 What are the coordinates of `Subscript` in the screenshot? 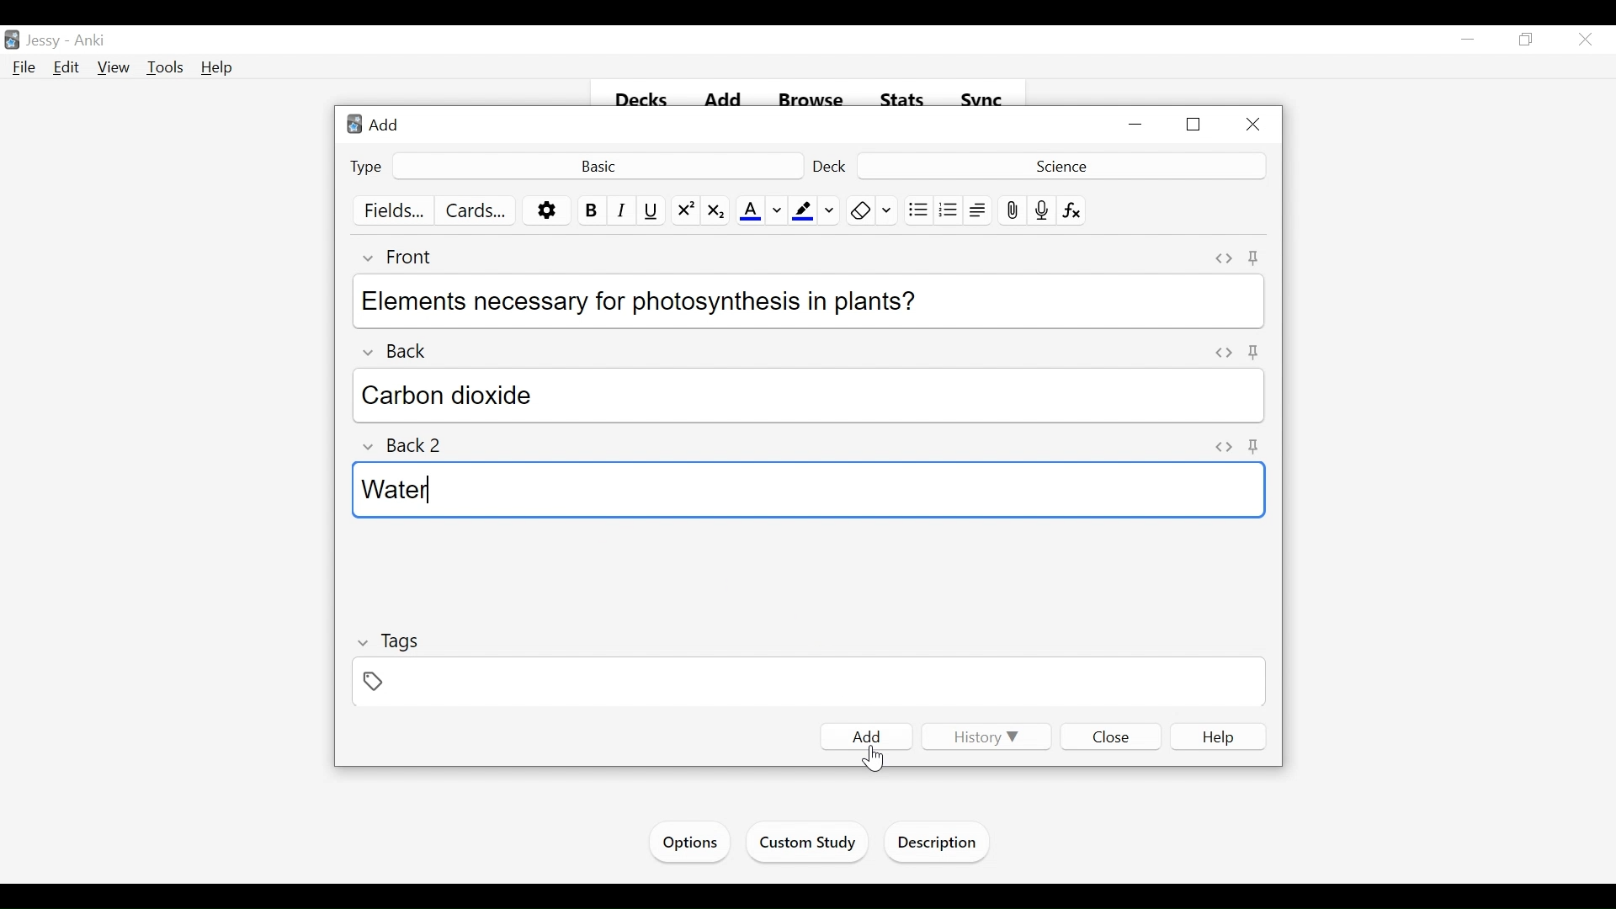 It's located at (715, 211).